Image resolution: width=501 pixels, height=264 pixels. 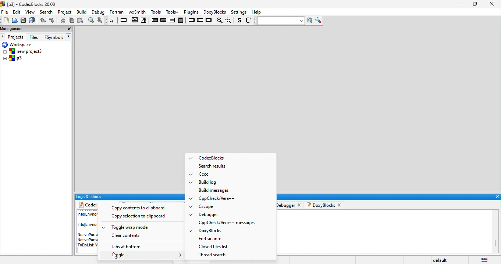 I want to click on search, so click(x=47, y=12).